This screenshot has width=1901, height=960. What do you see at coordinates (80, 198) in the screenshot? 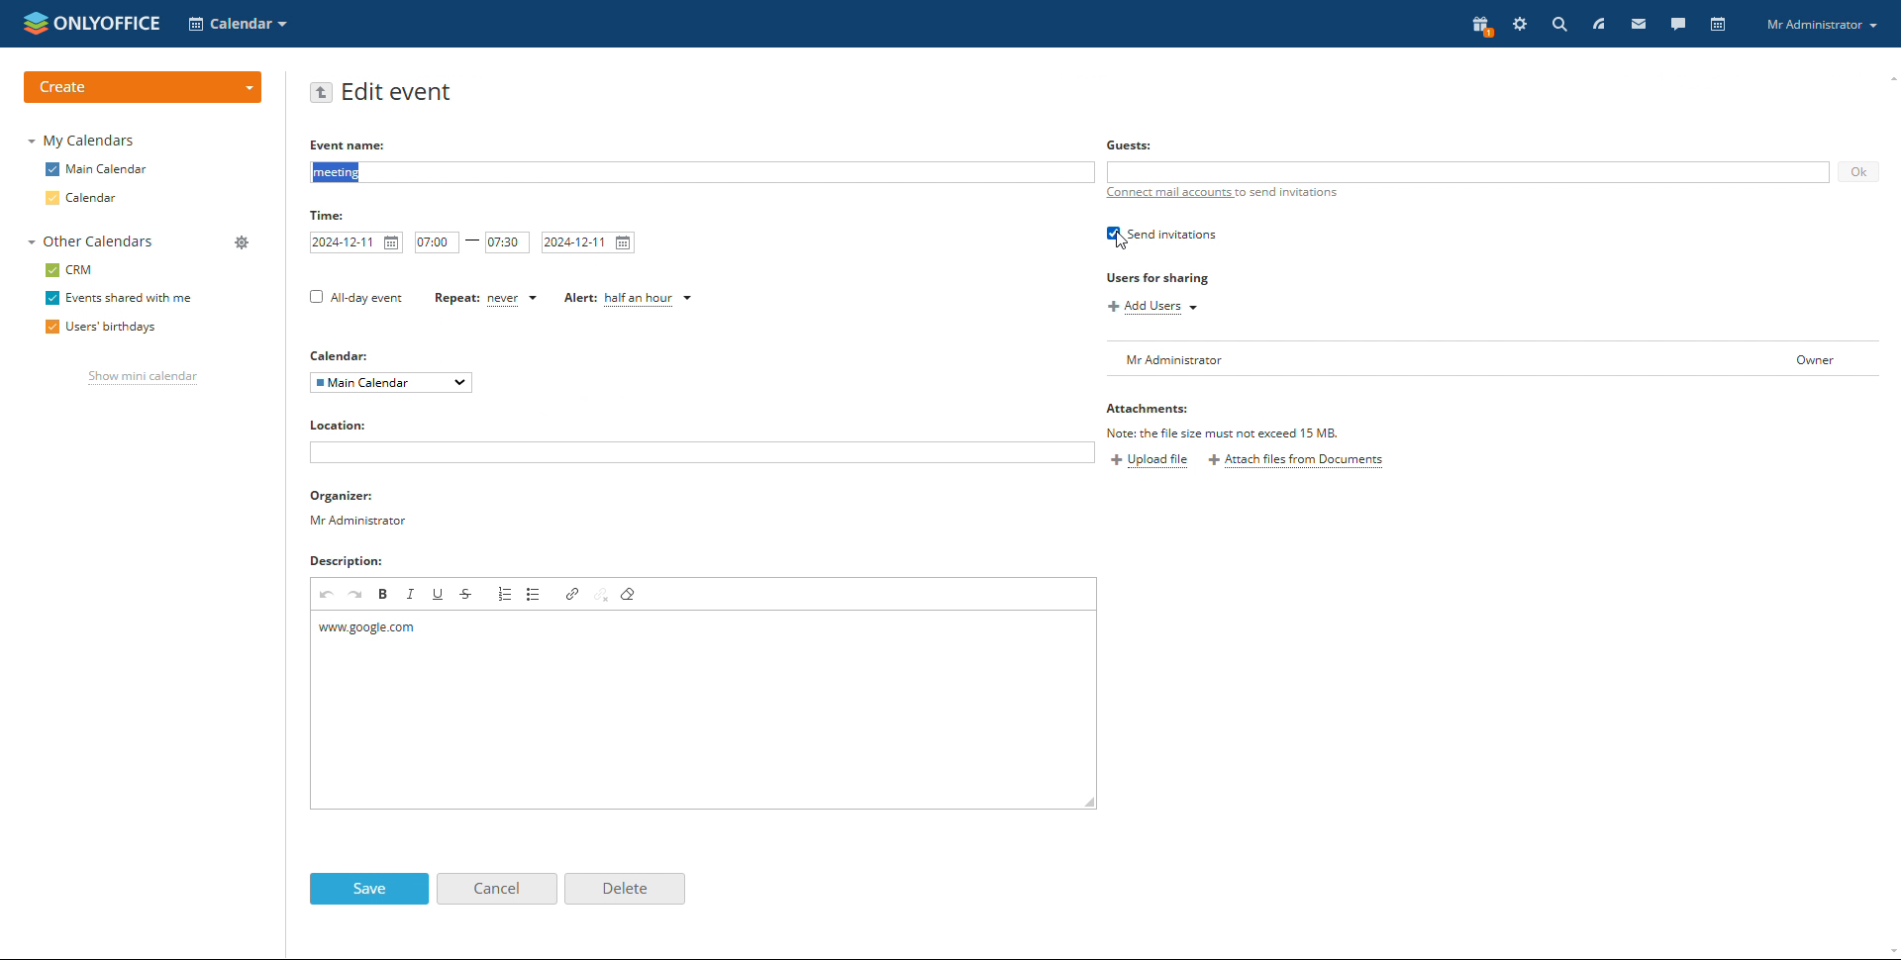
I see `calendar` at bounding box center [80, 198].